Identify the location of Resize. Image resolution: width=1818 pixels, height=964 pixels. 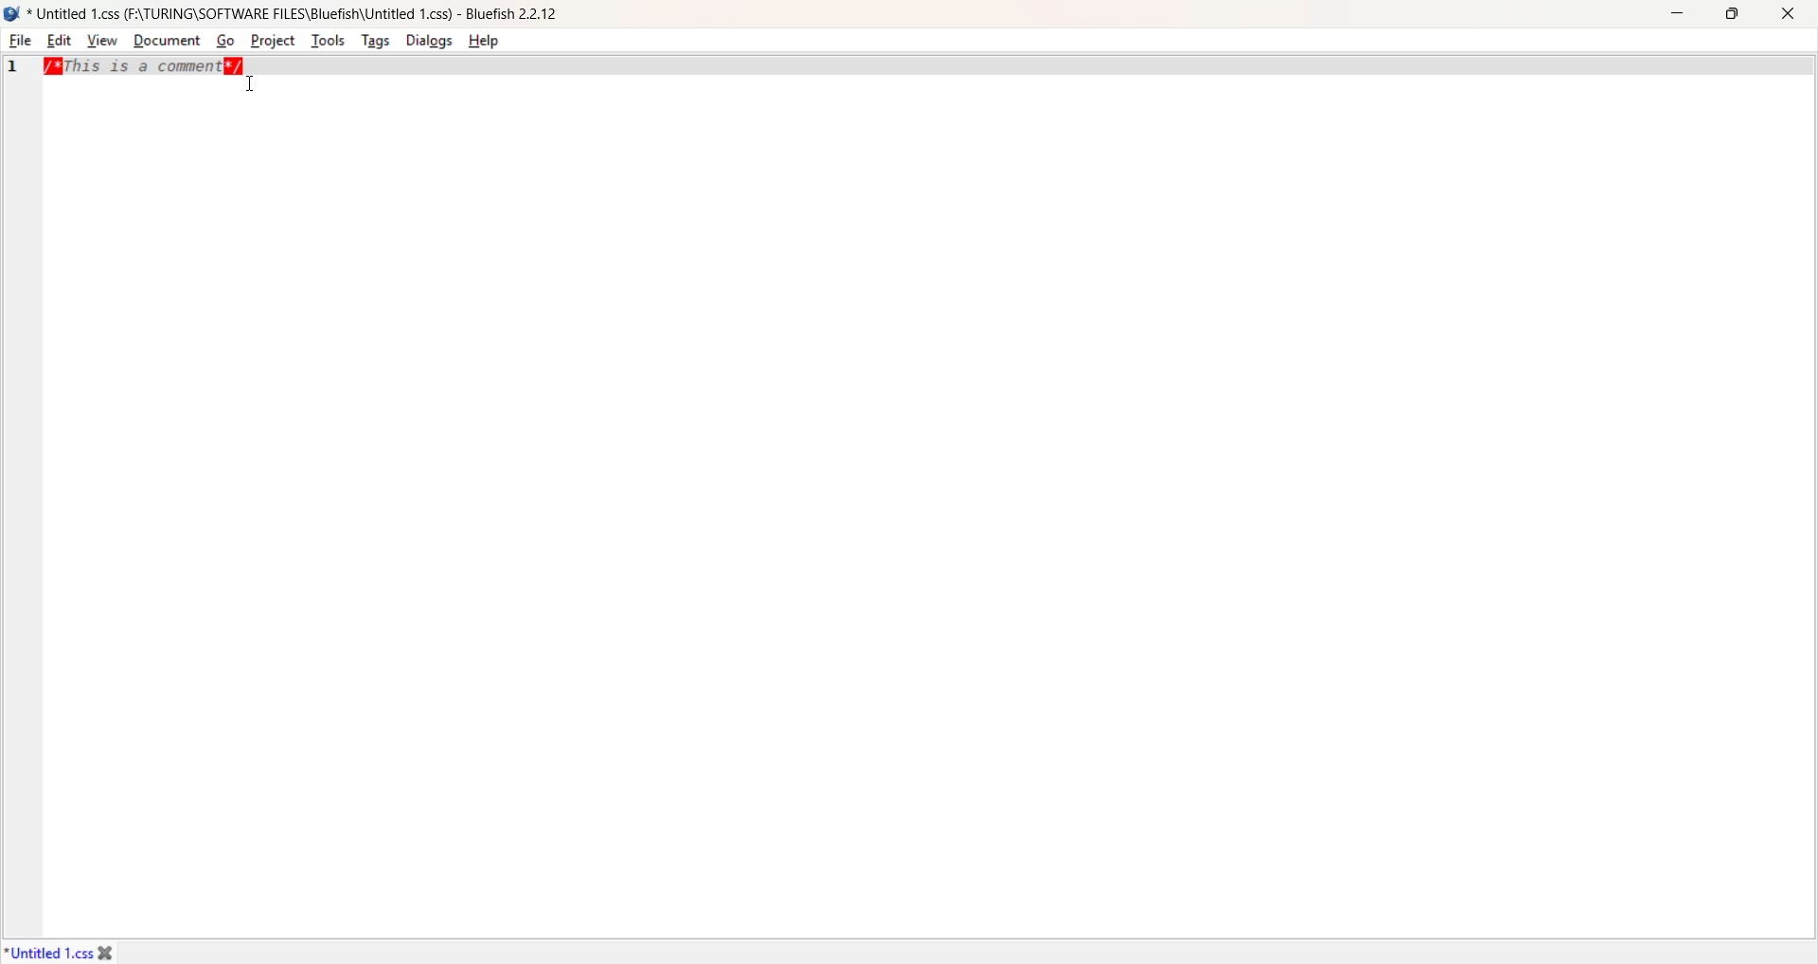
(1735, 17).